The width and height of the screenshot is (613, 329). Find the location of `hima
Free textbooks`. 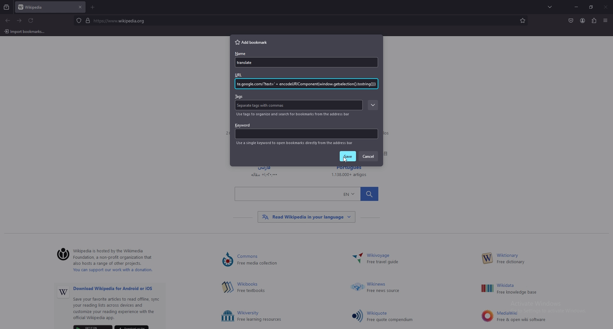

hima
Free textbooks is located at coordinates (253, 288).